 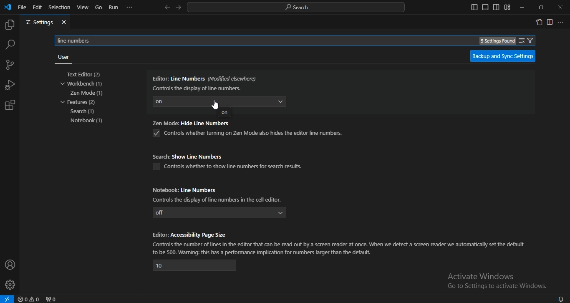 What do you see at coordinates (10, 264) in the screenshot?
I see `accounts` at bounding box center [10, 264].